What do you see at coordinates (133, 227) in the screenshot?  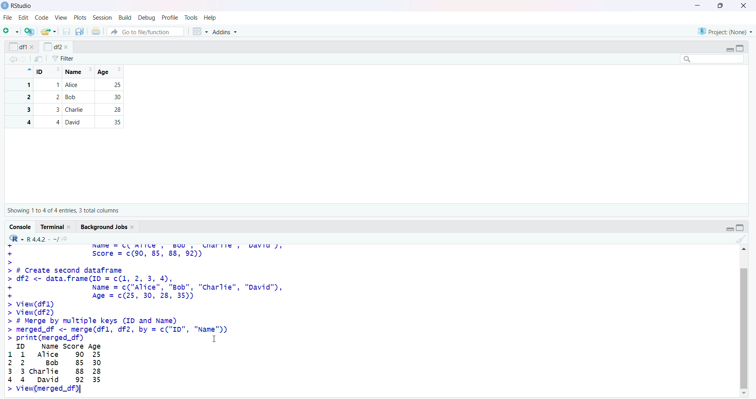 I see `close` at bounding box center [133, 227].